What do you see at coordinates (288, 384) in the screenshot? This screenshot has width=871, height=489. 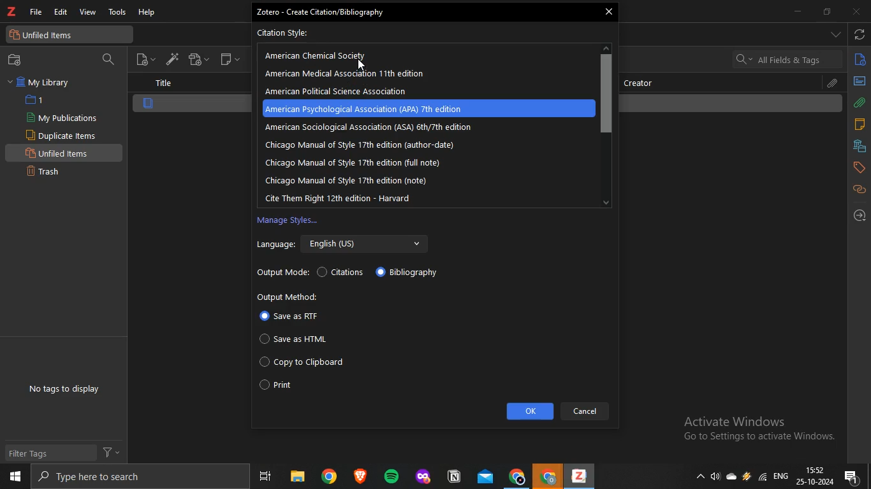 I see `Print` at bounding box center [288, 384].